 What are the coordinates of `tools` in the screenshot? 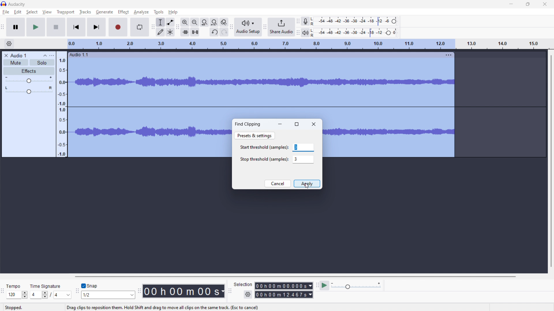 It's located at (158, 12).